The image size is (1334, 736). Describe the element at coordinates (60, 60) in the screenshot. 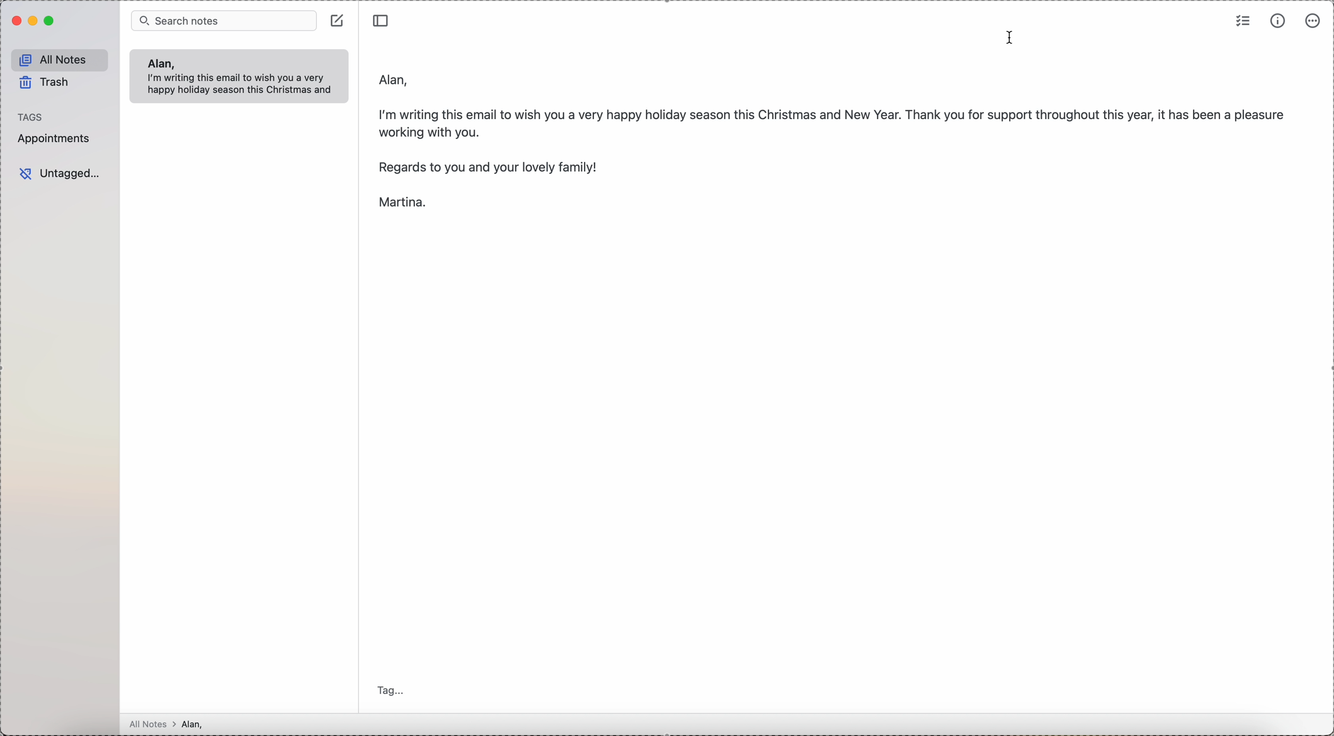

I see `all notes` at that location.